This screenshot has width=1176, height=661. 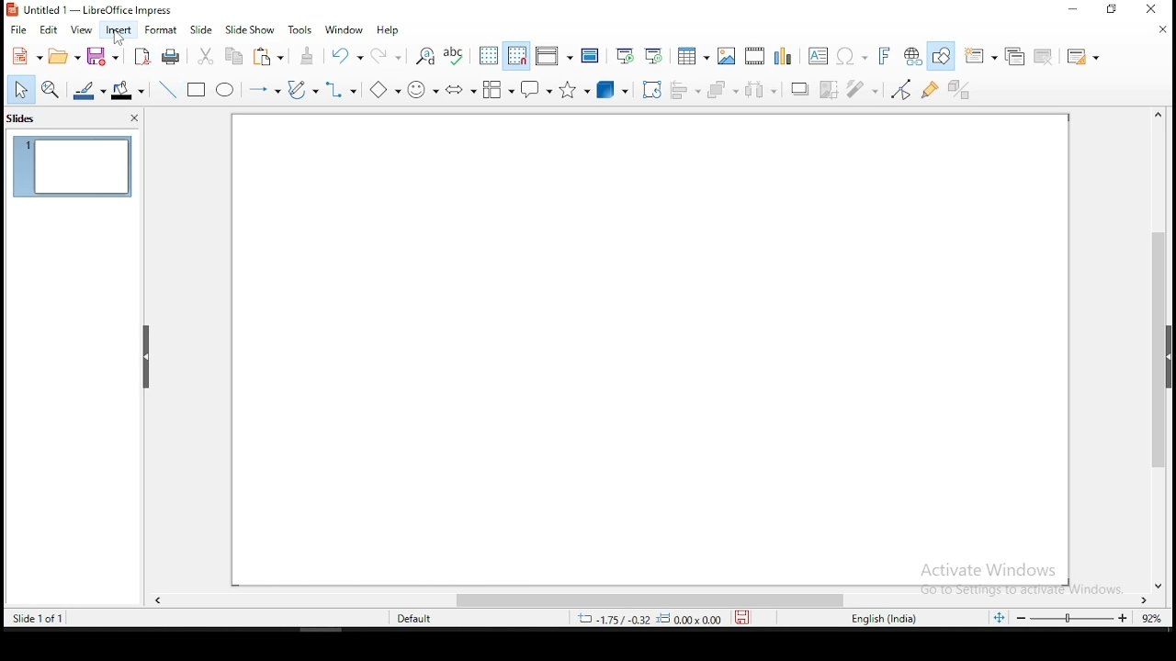 I want to click on scoll left, so click(x=158, y=601).